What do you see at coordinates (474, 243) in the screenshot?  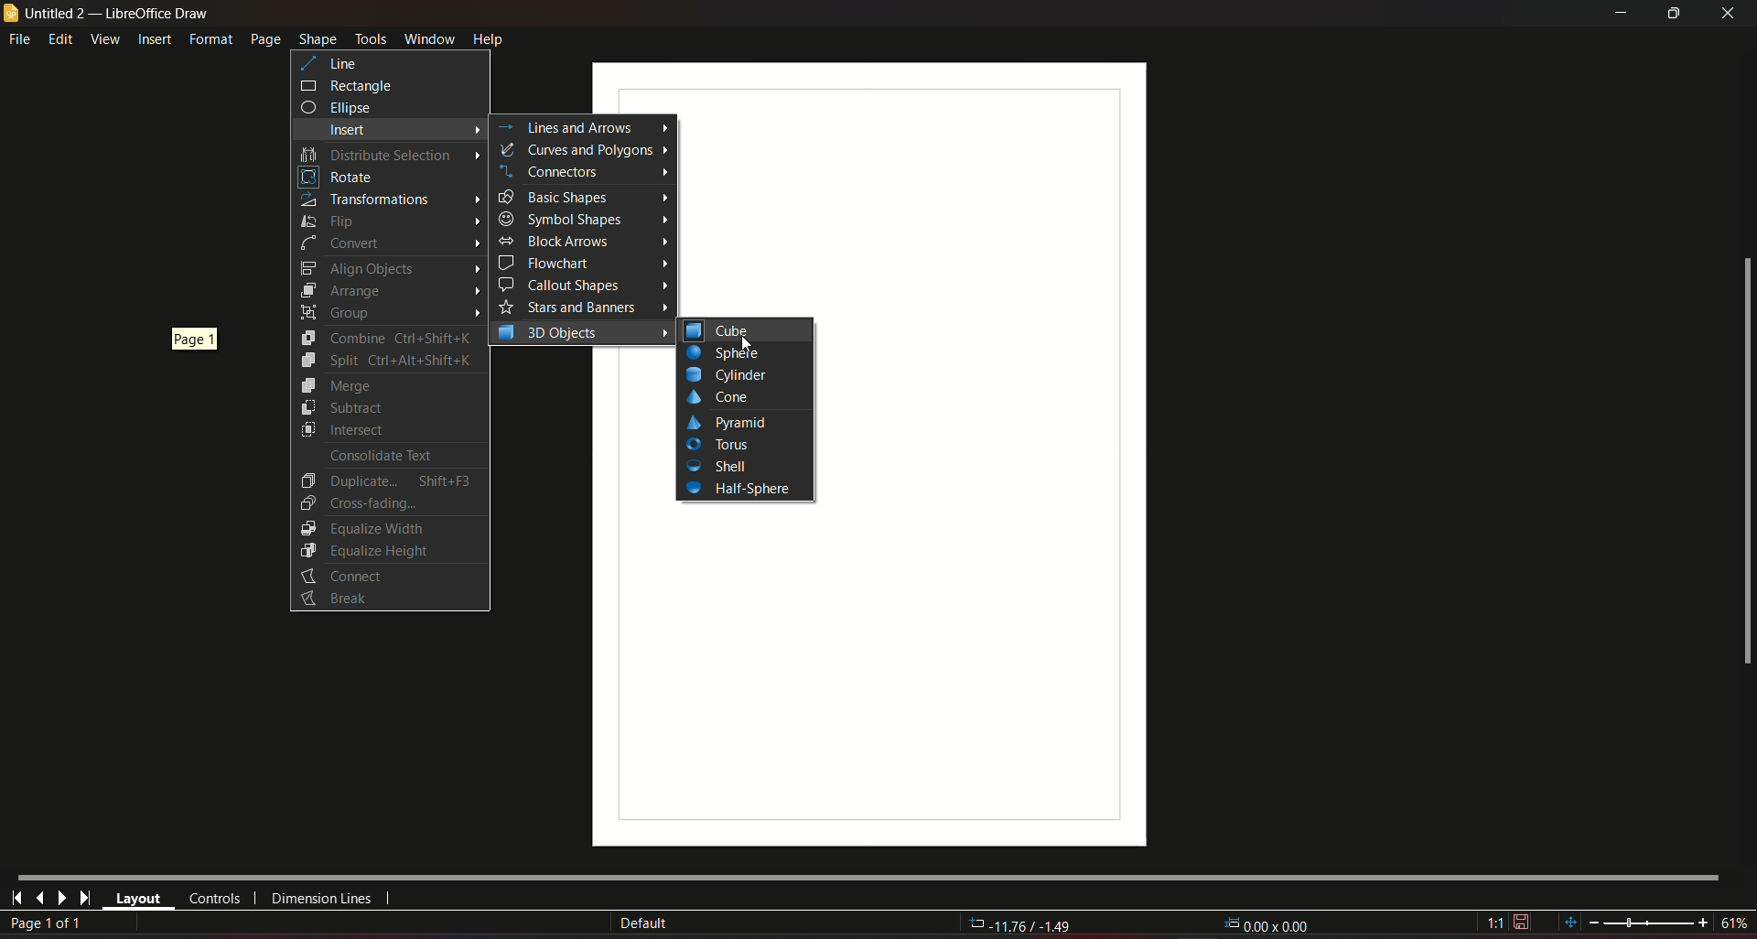 I see `Arrow` at bounding box center [474, 243].